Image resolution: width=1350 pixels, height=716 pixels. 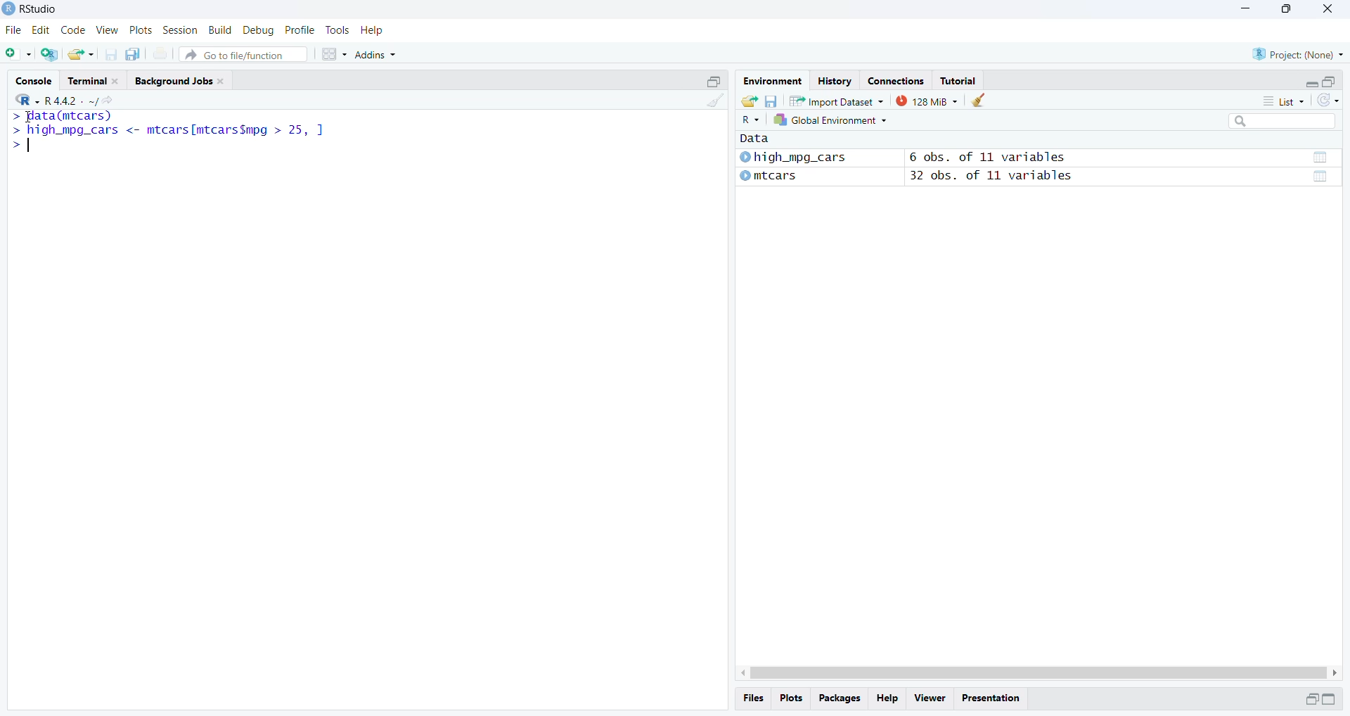 What do you see at coordinates (977, 100) in the screenshot?
I see `clear objects from workspace` at bounding box center [977, 100].